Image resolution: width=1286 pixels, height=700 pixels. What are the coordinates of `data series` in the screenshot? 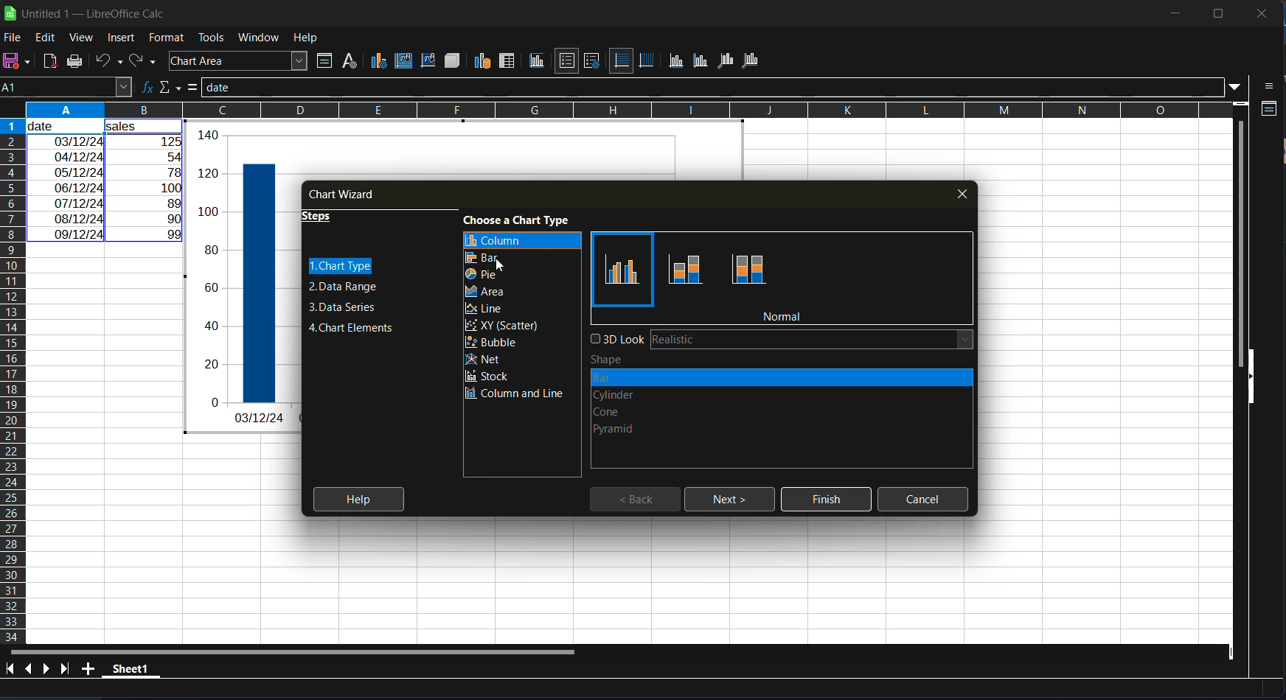 It's located at (348, 307).